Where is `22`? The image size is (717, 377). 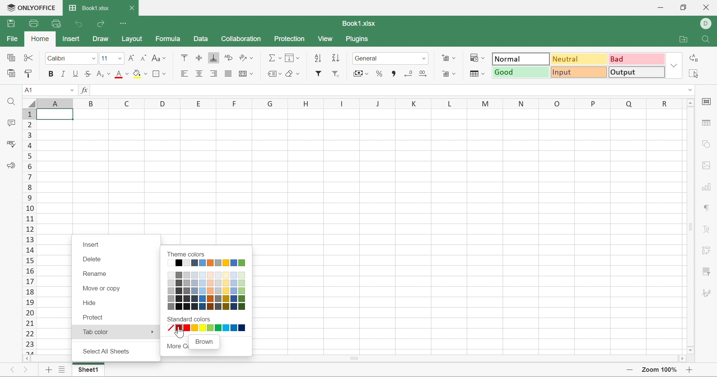 22 is located at coordinates (30, 334).